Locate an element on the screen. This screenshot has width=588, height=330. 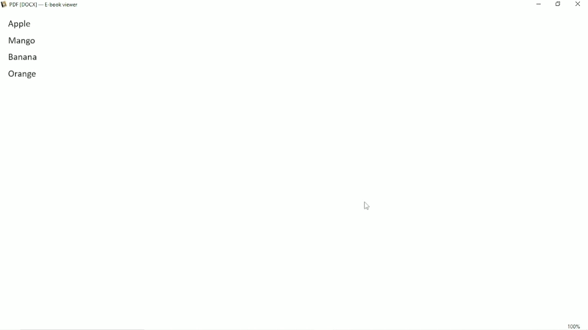
Book Title is located at coordinates (47, 4).